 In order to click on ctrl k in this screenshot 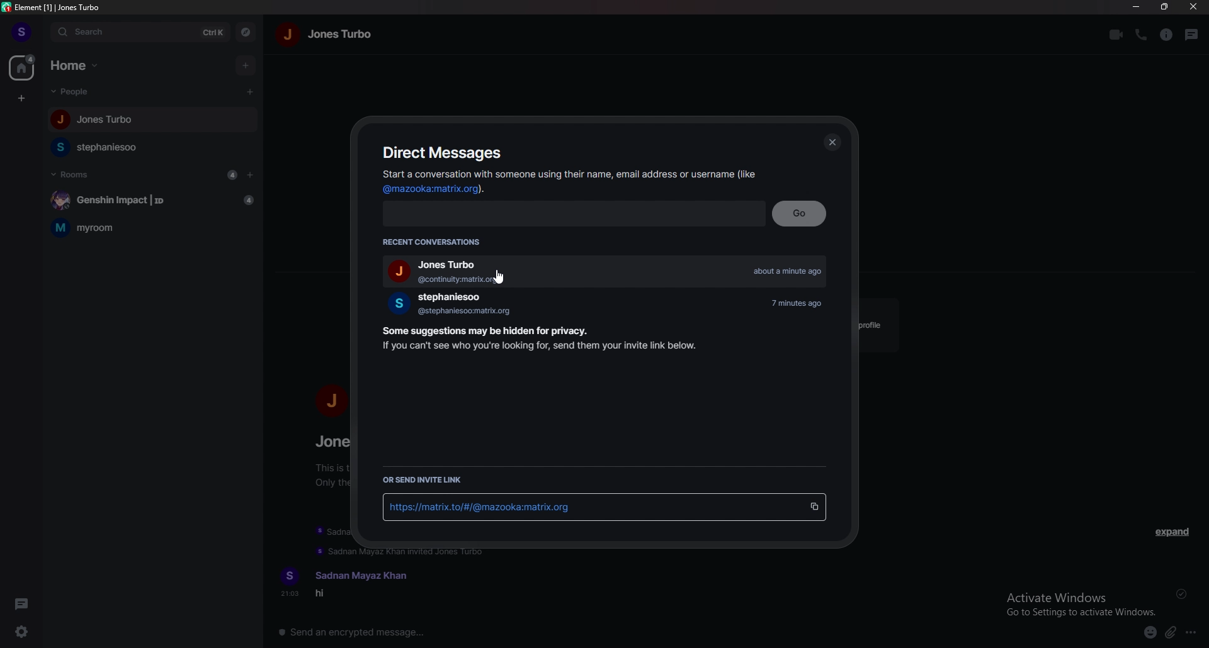, I will do `click(214, 34)`.